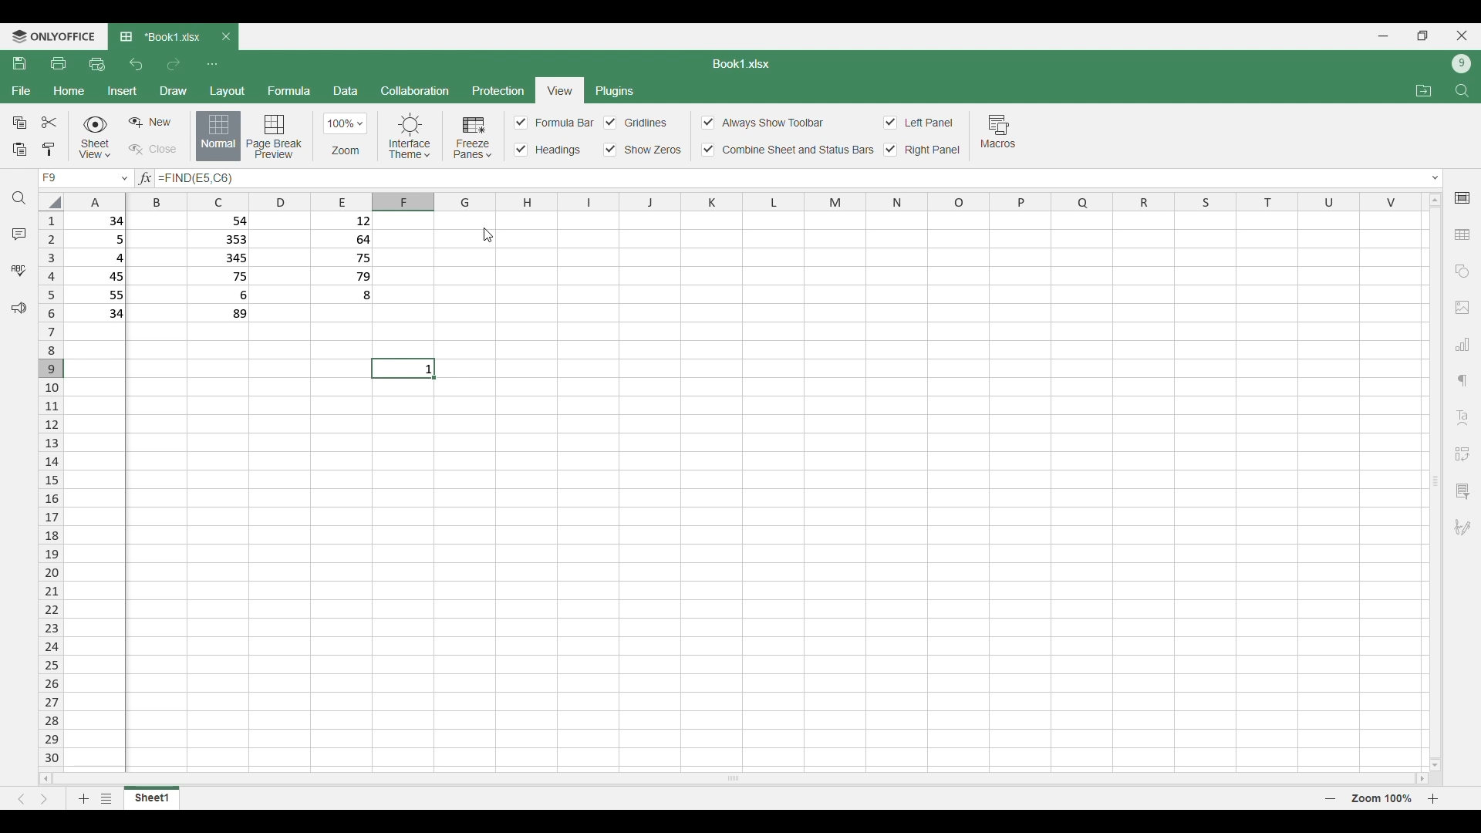 This screenshot has height=833, width=1481. I want to click on Click to select all cells, so click(51, 202).